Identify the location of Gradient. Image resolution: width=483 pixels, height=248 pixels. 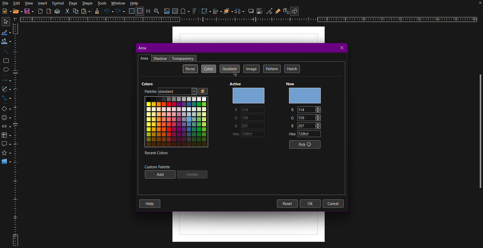
(229, 69).